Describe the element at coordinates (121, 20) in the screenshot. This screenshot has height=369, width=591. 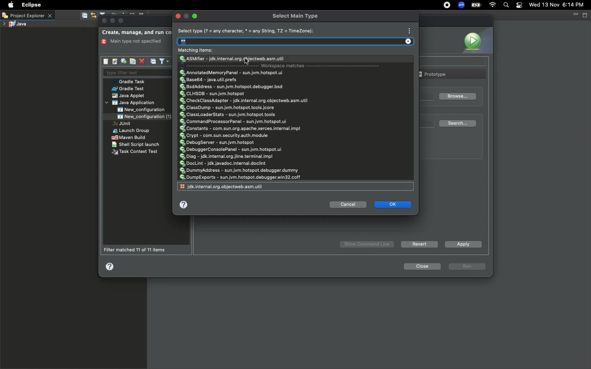
I see `Maximize` at that location.